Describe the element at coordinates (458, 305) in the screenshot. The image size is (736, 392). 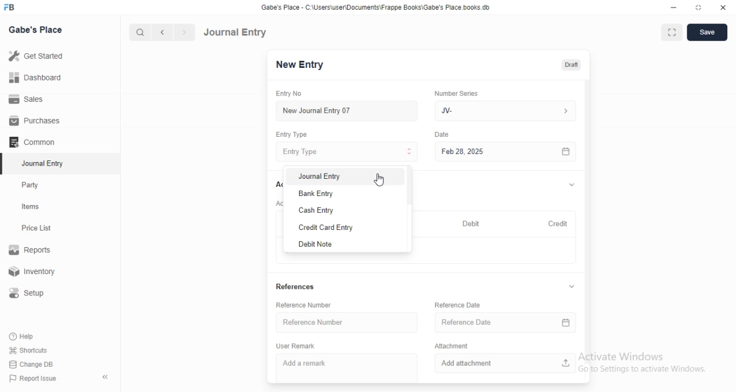
I see `‘Reference Date` at that location.